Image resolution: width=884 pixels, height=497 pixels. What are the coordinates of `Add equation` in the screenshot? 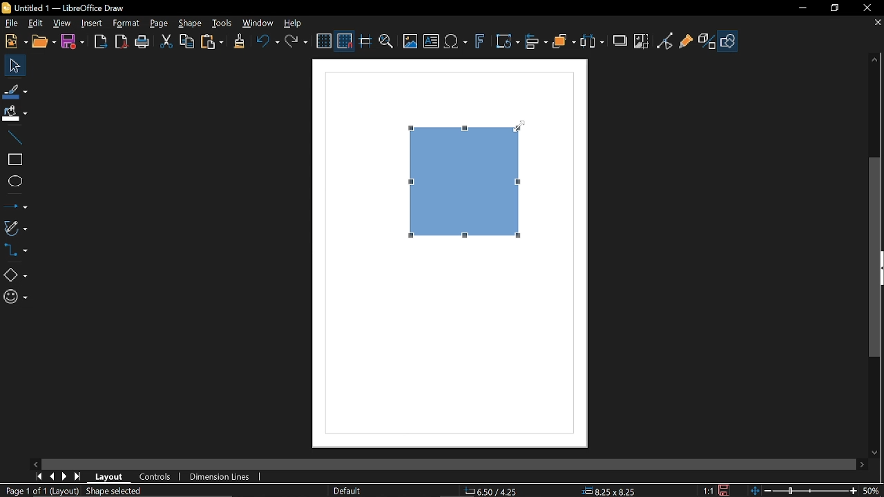 It's located at (457, 43).